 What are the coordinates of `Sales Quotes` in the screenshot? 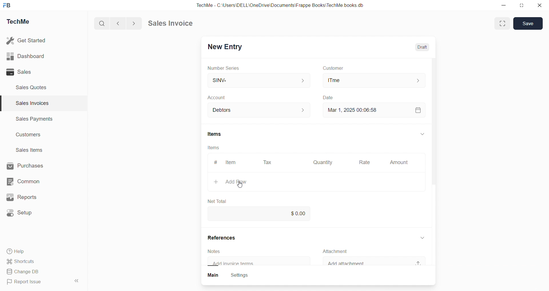 It's located at (33, 87).